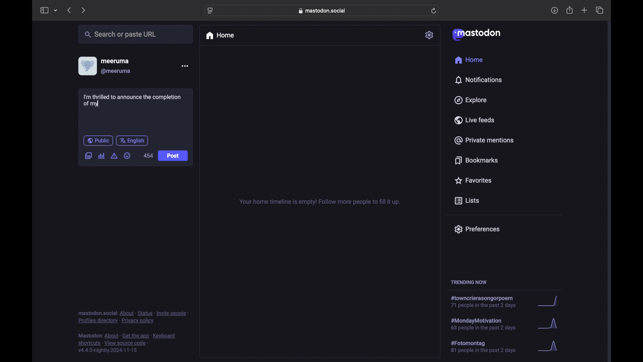 This screenshot has height=362, width=643. Describe the element at coordinates (115, 156) in the screenshot. I see `add content warning` at that location.